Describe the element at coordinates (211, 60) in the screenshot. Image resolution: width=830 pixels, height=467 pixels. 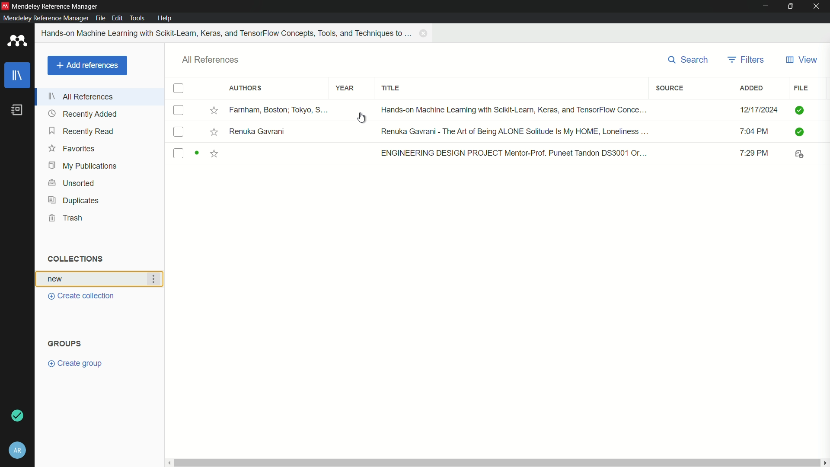
I see `all references` at that location.